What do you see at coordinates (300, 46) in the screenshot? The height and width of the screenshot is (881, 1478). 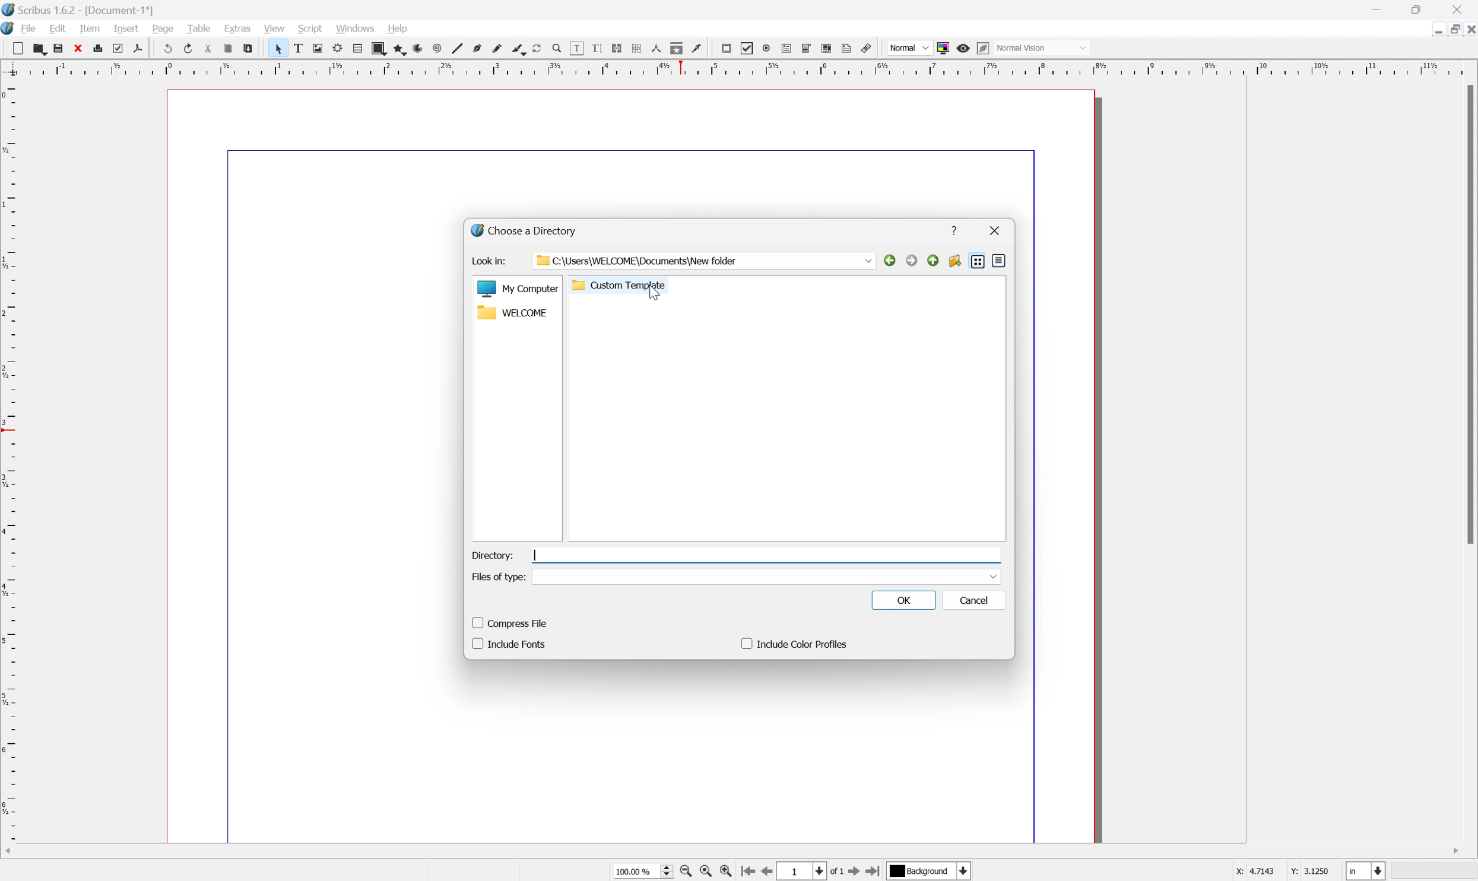 I see `text frame` at bounding box center [300, 46].